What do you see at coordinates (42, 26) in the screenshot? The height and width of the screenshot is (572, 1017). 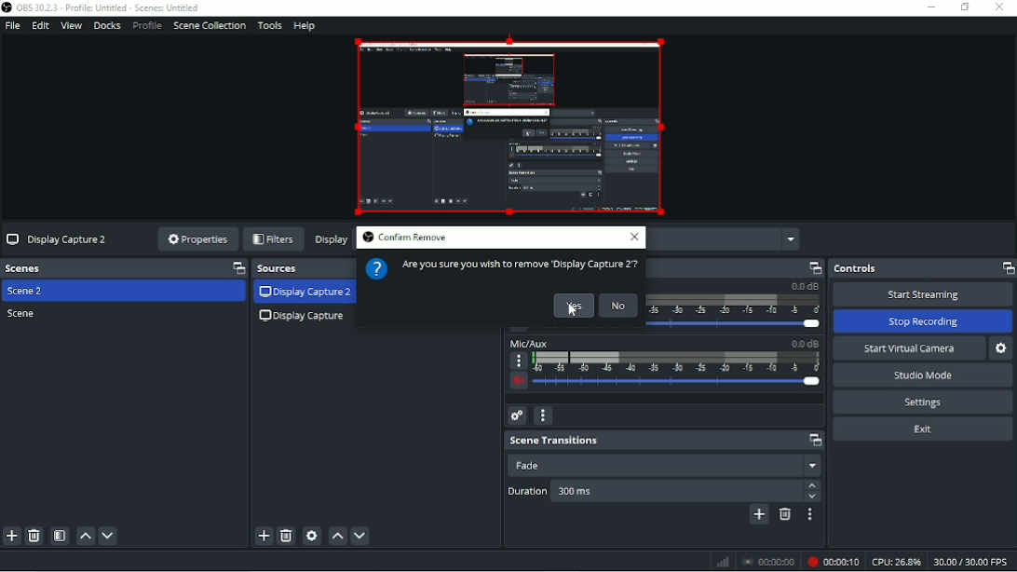 I see `Edit` at bounding box center [42, 26].